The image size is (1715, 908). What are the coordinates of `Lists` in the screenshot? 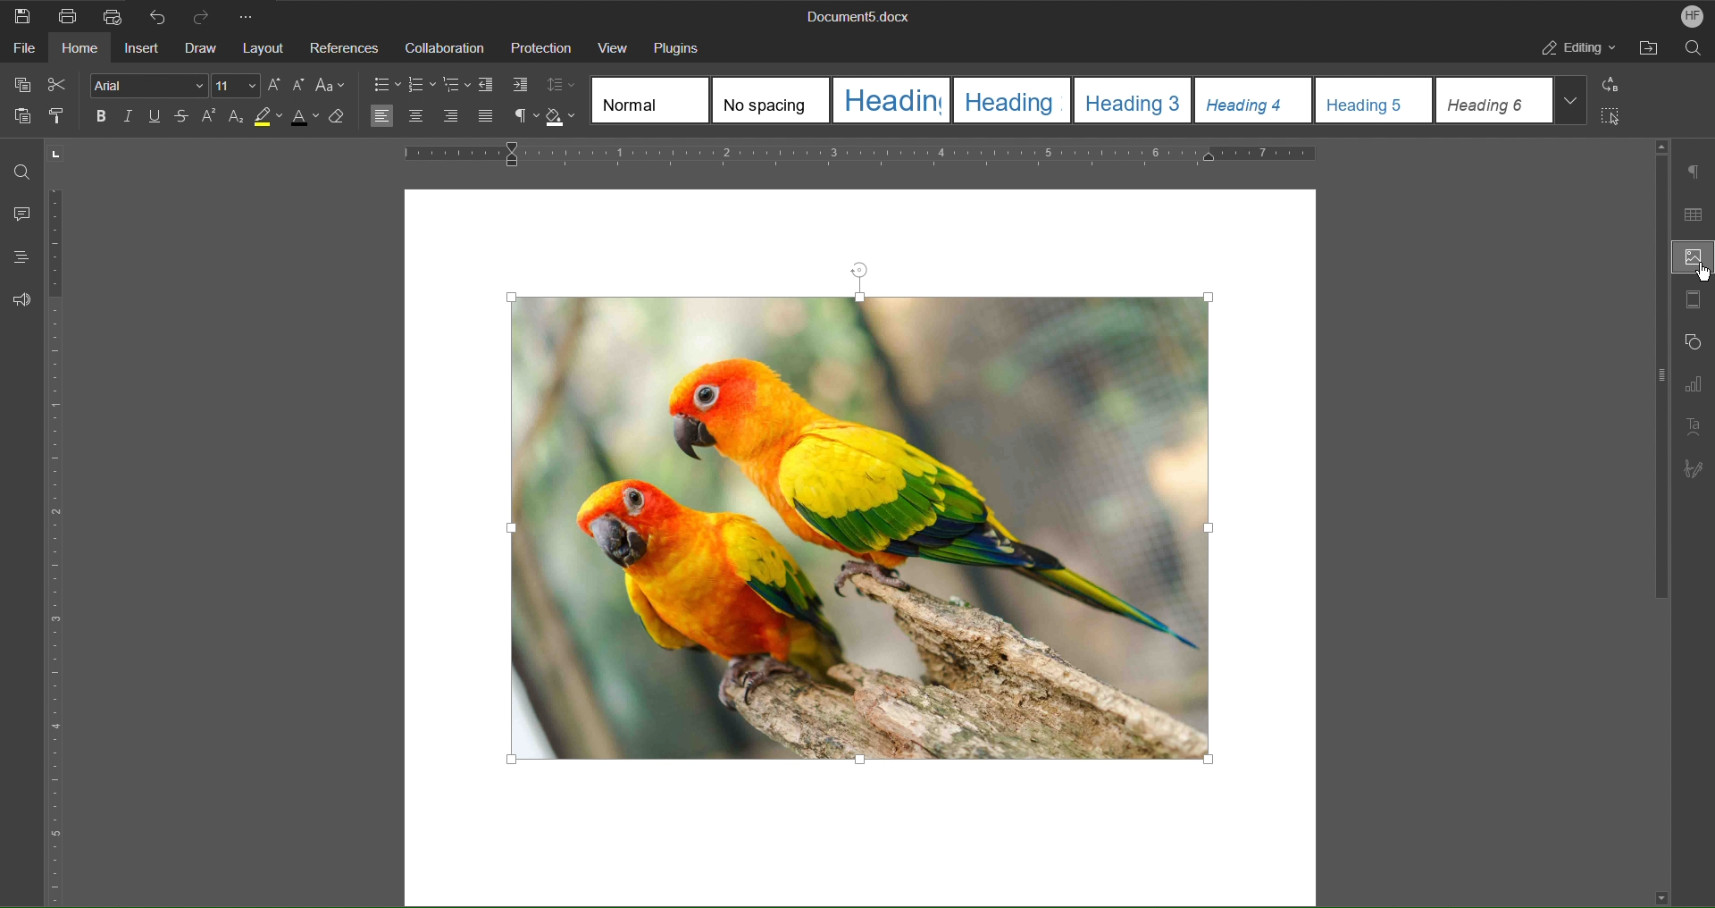 It's located at (422, 84).